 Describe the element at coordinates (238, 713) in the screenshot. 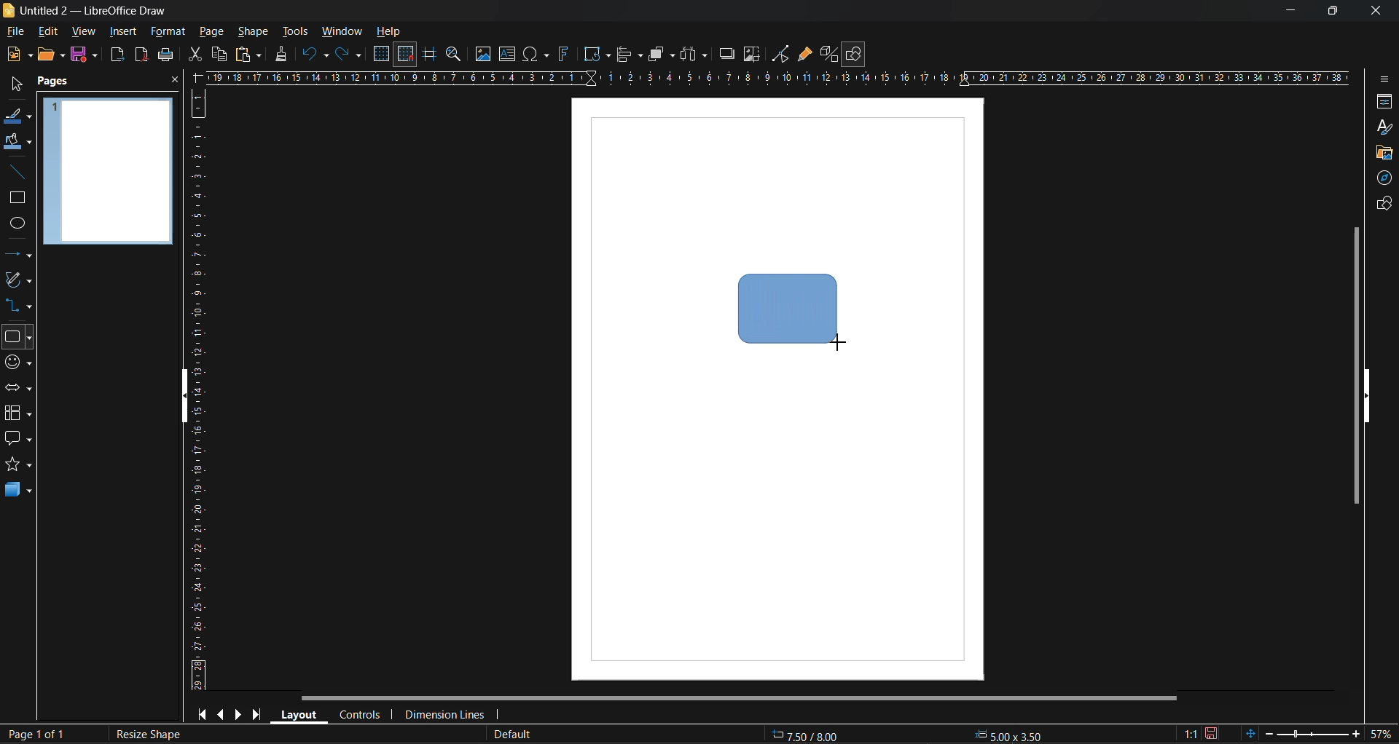

I see `next` at that location.